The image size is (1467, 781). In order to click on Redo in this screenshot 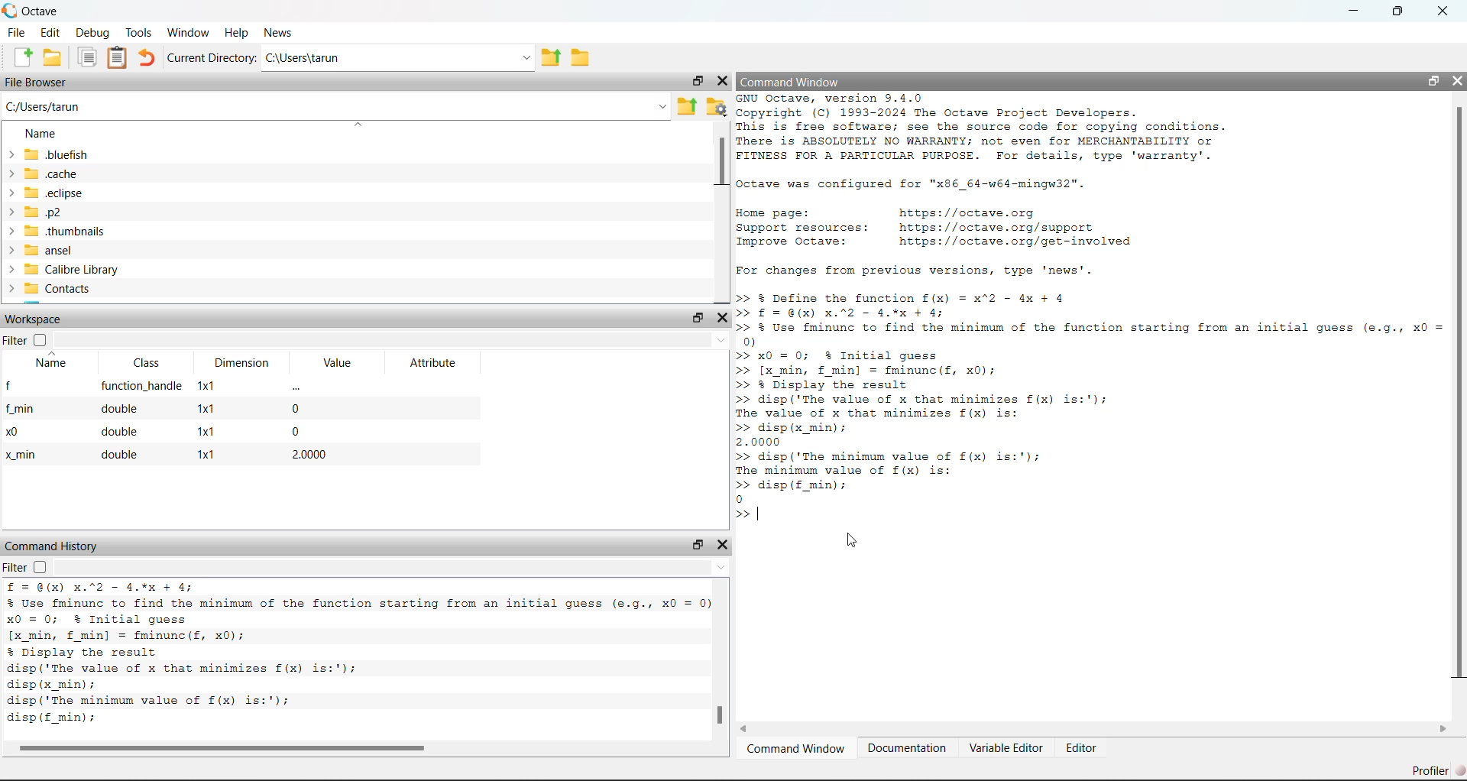, I will do `click(148, 57)`.